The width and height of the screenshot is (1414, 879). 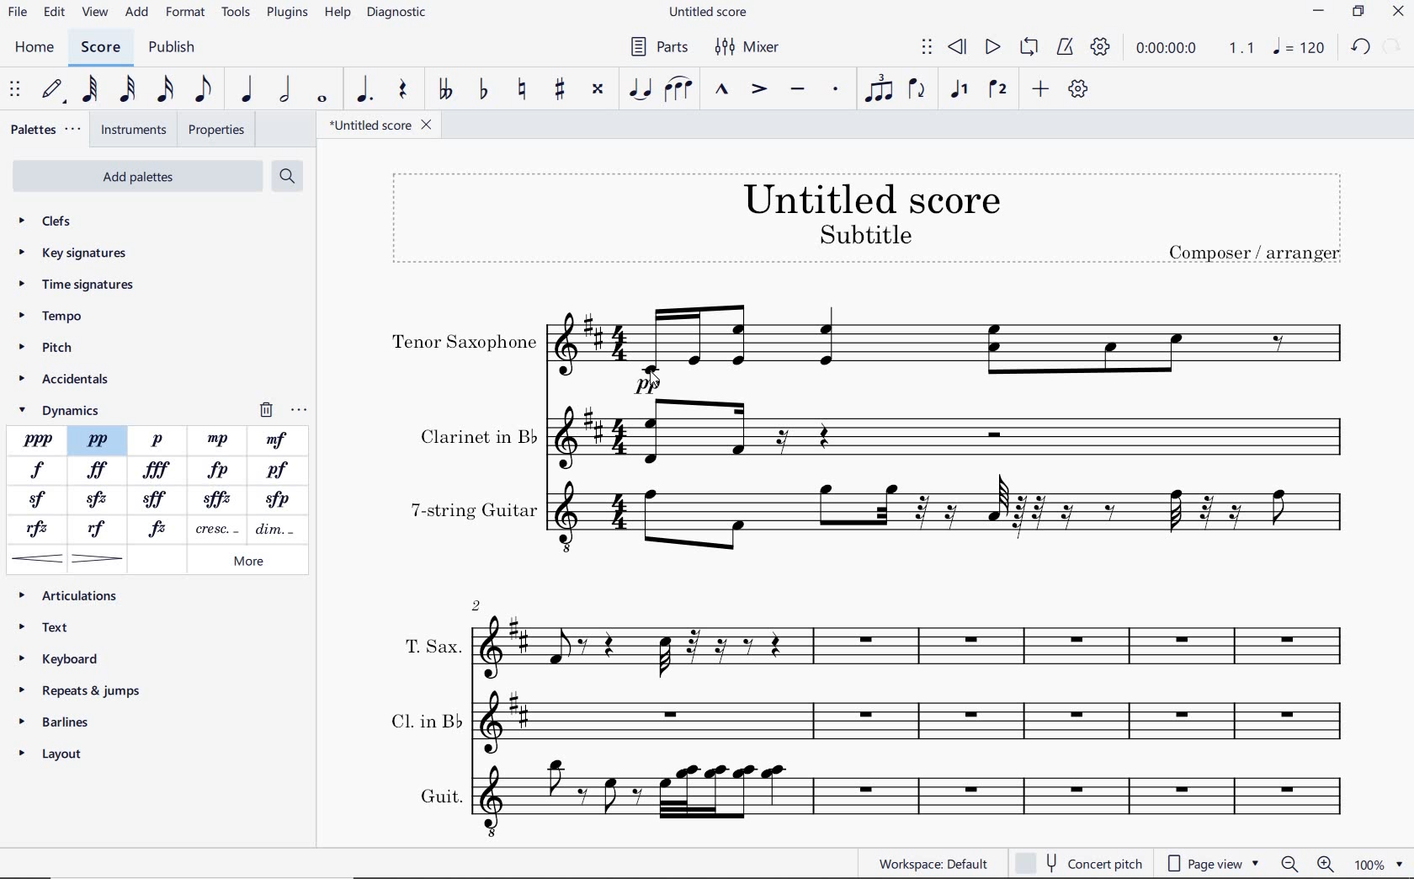 What do you see at coordinates (599, 91) in the screenshot?
I see `TOGGLE DOUBLE-SHARP` at bounding box center [599, 91].